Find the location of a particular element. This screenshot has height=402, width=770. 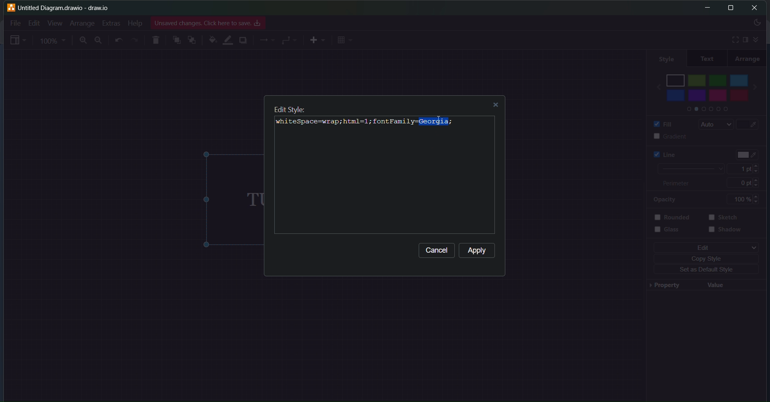

back is located at coordinates (654, 84).